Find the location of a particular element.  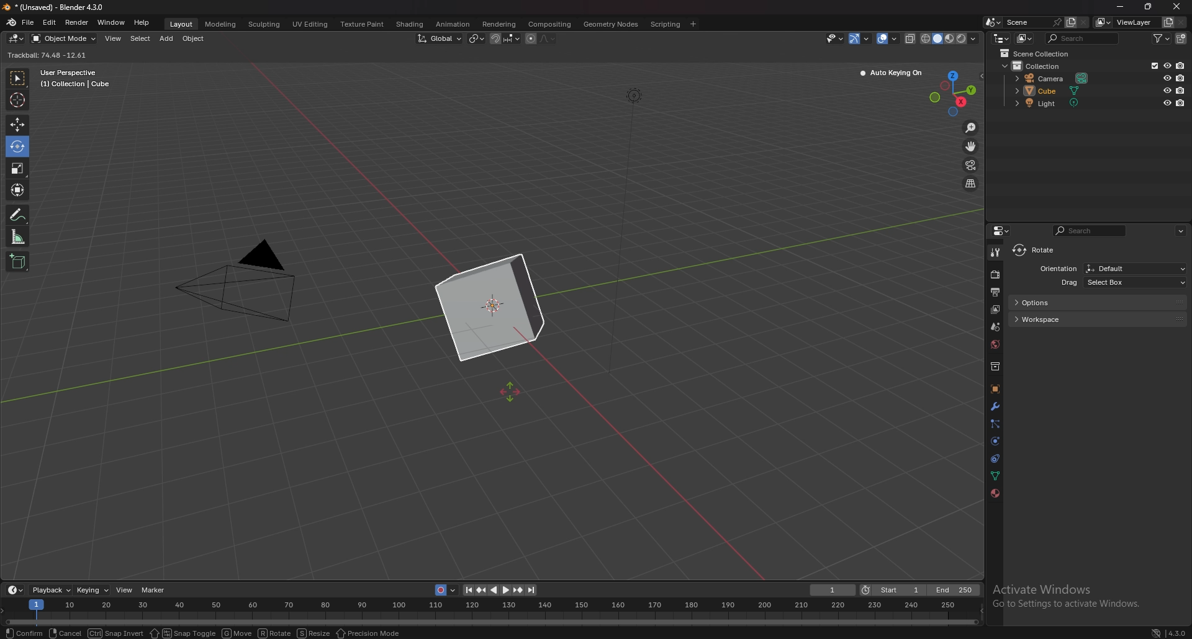

End 250 is located at coordinates (954, 589).